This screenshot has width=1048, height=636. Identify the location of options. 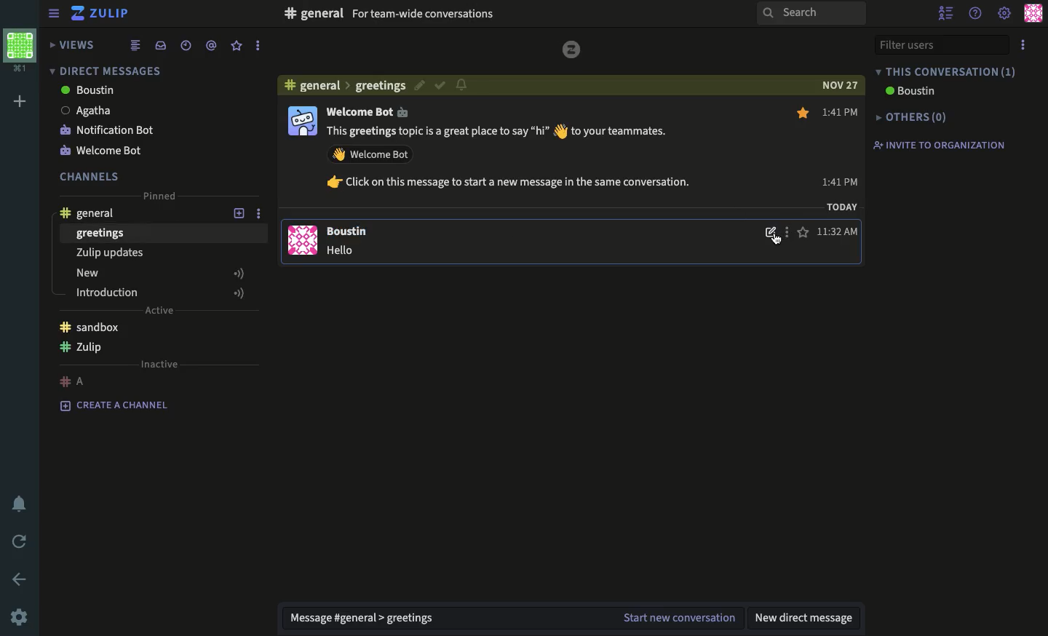
(258, 46).